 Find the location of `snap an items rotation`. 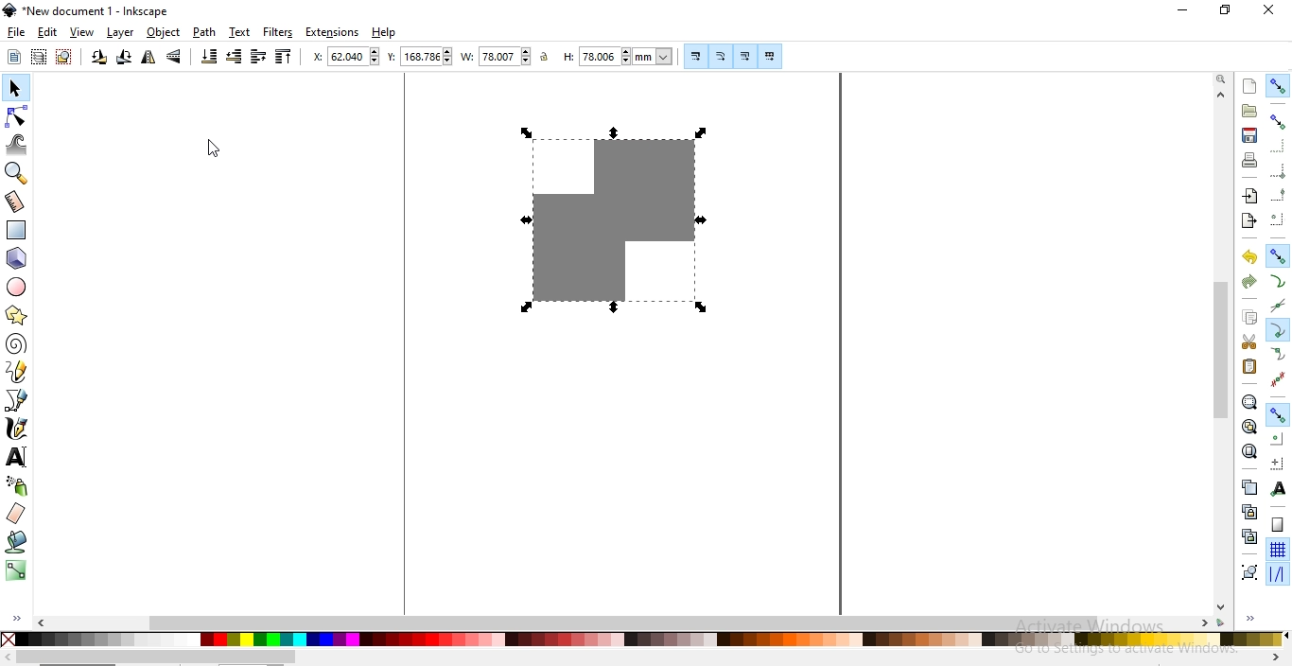

snap an items rotation is located at coordinates (1279, 464).